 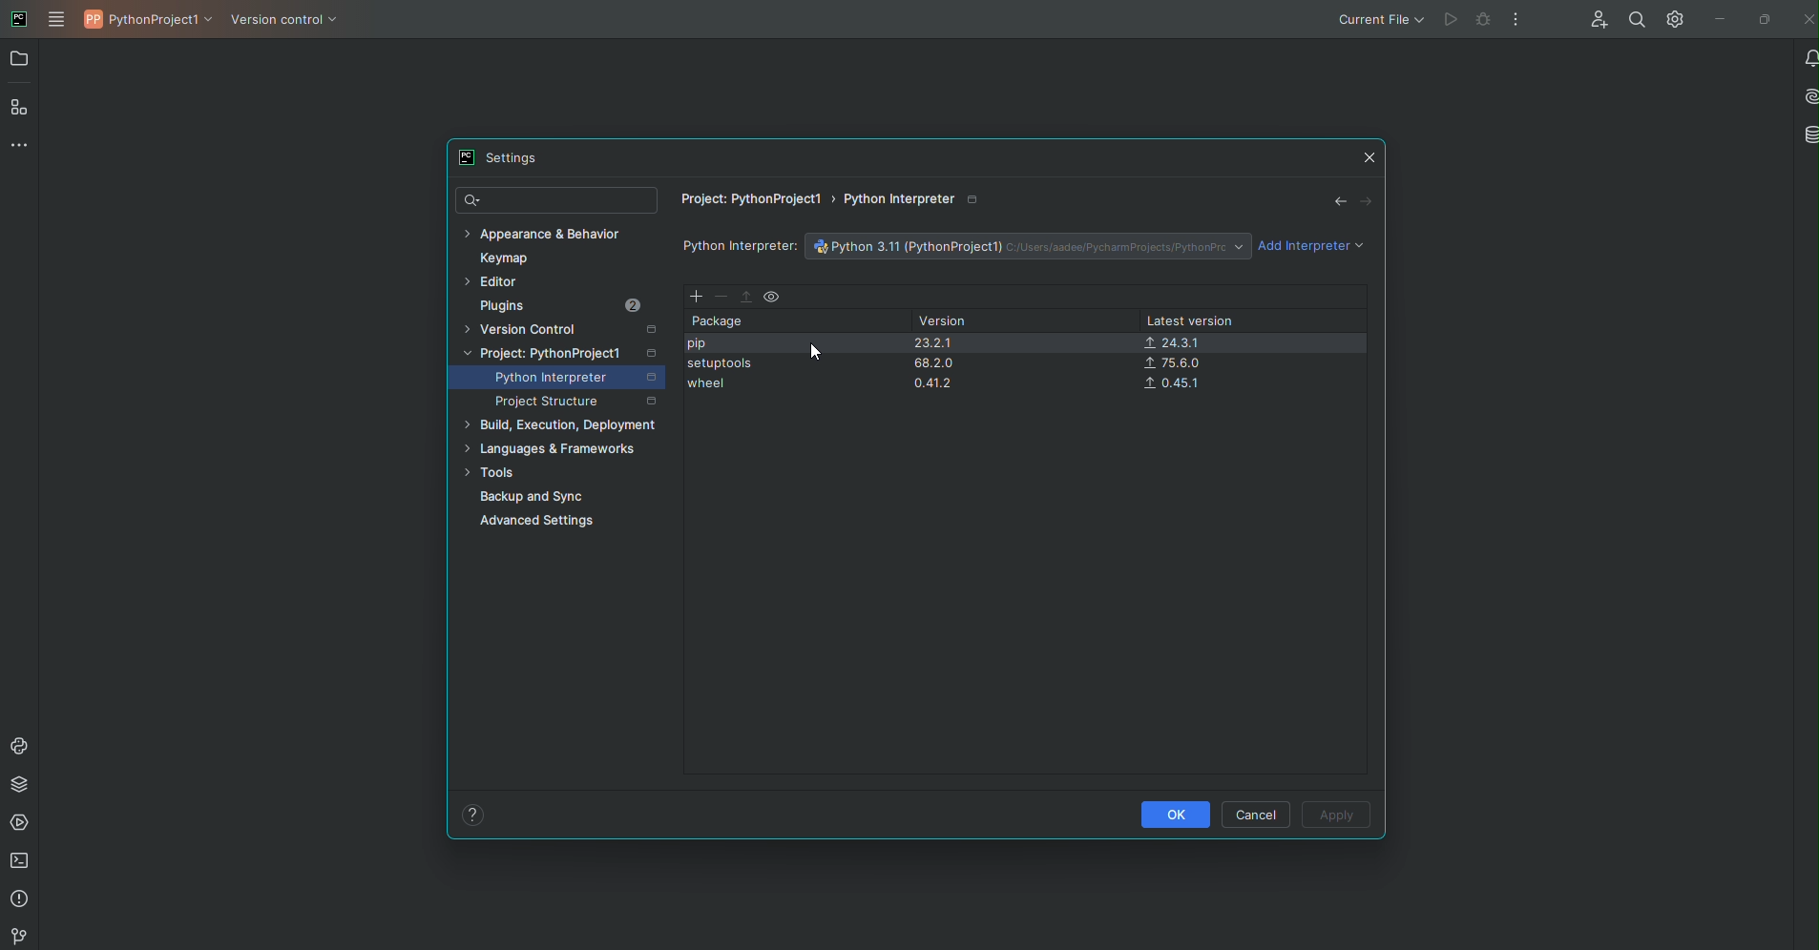 What do you see at coordinates (700, 345) in the screenshot?
I see `pip` at bounding box center [700, 345].